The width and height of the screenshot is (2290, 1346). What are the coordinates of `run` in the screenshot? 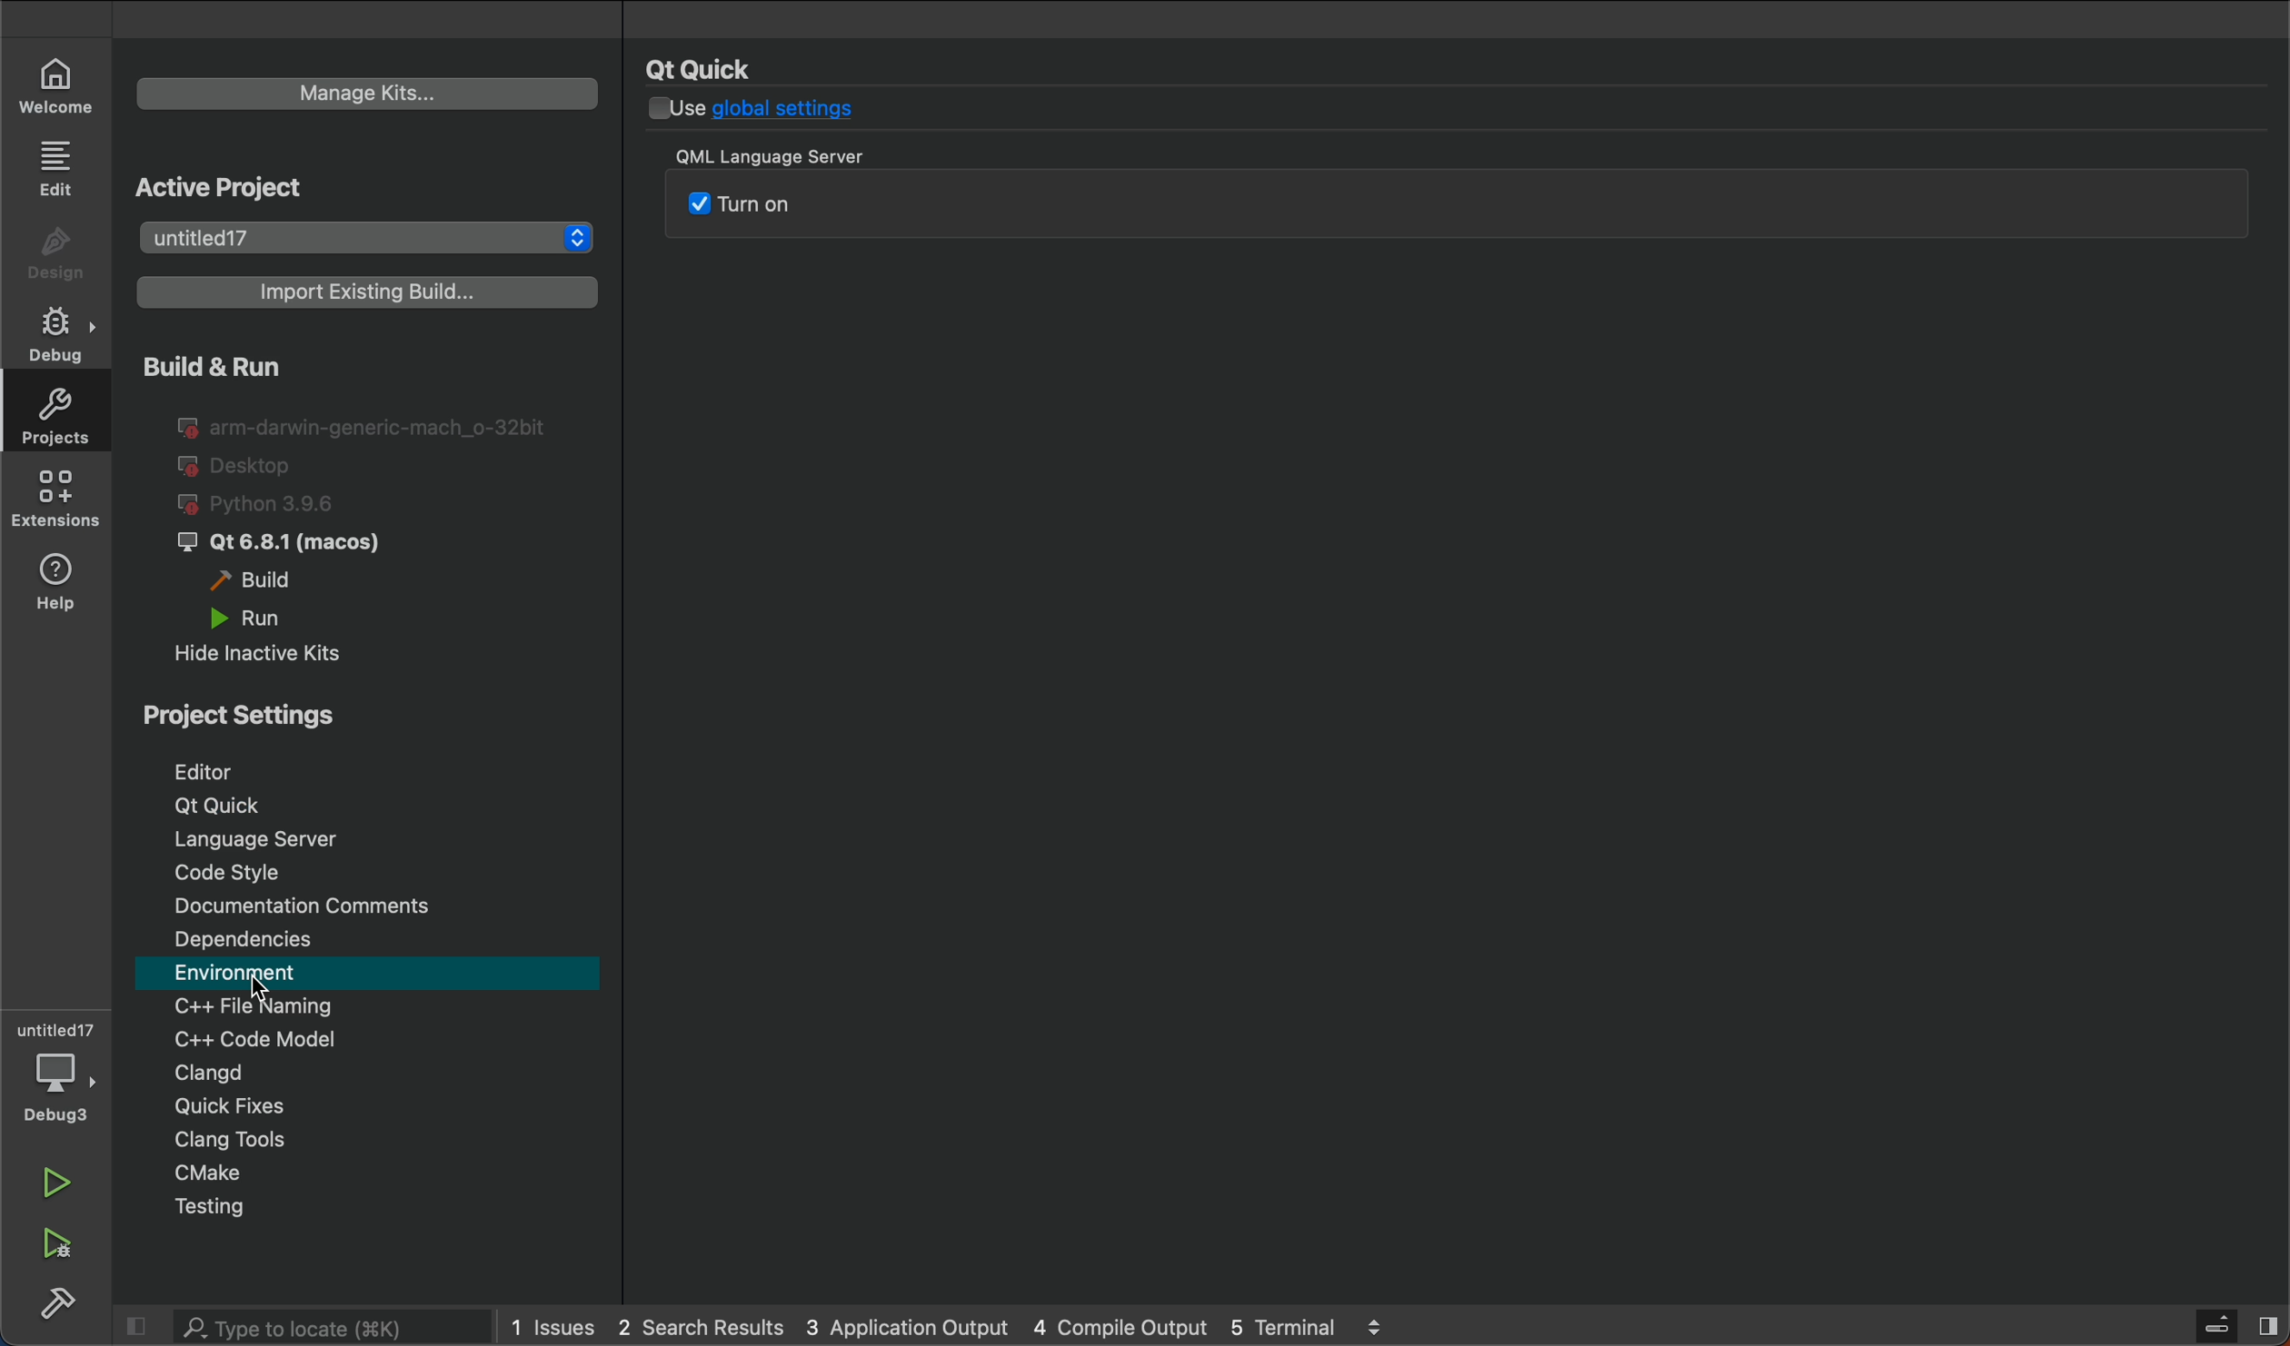 It's located at (69, 1188).